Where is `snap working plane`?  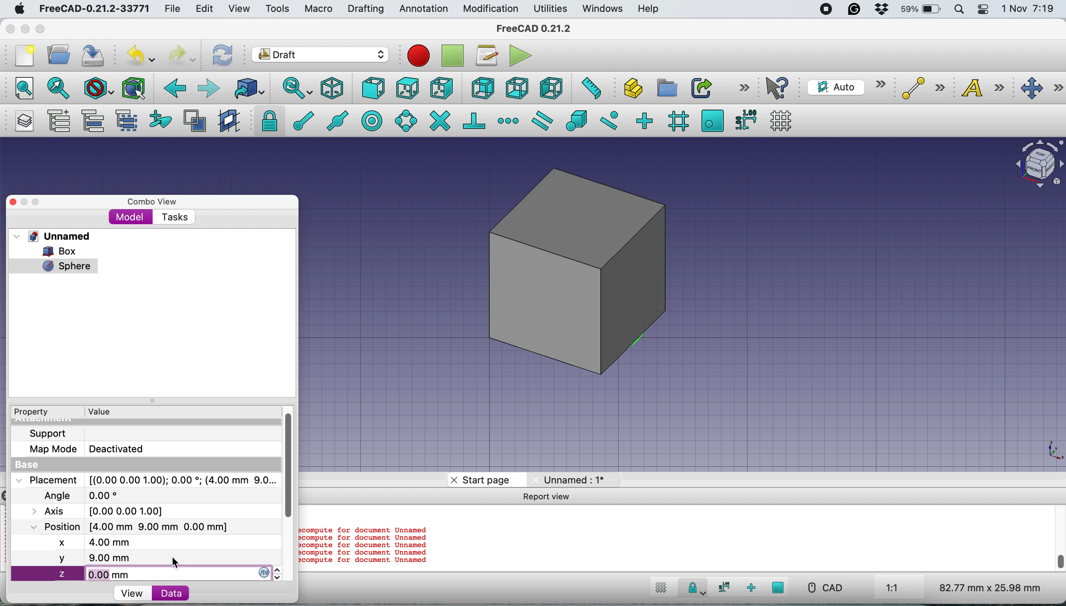 snap working plane is located at coordinates (712, 120).